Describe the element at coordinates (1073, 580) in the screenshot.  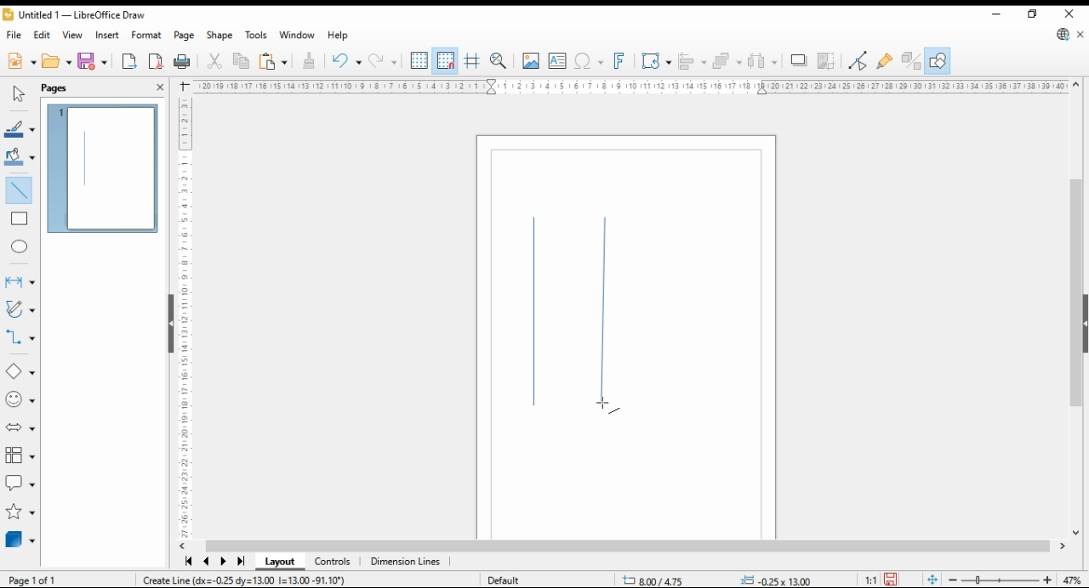
I see `zoom factor` at that location.